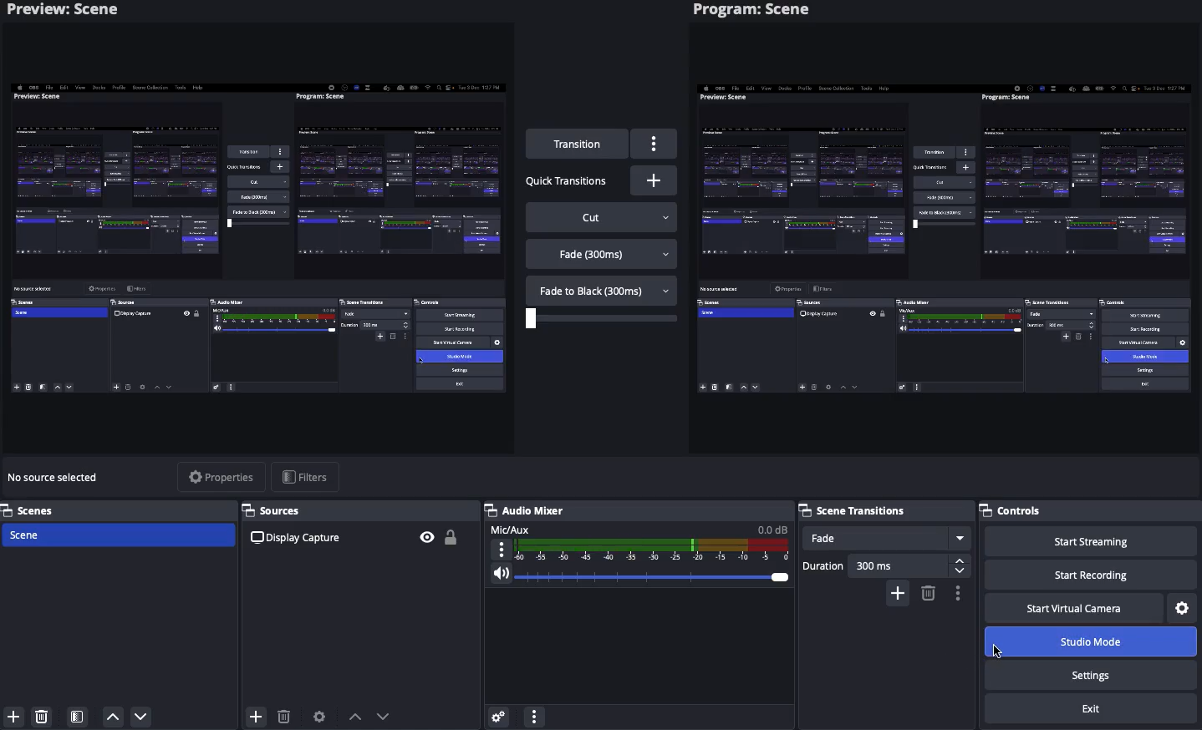  What do you see at coordinates (525, 510) in the screenshot?
I see `Audio mixer` at bounding box center [525, 510].